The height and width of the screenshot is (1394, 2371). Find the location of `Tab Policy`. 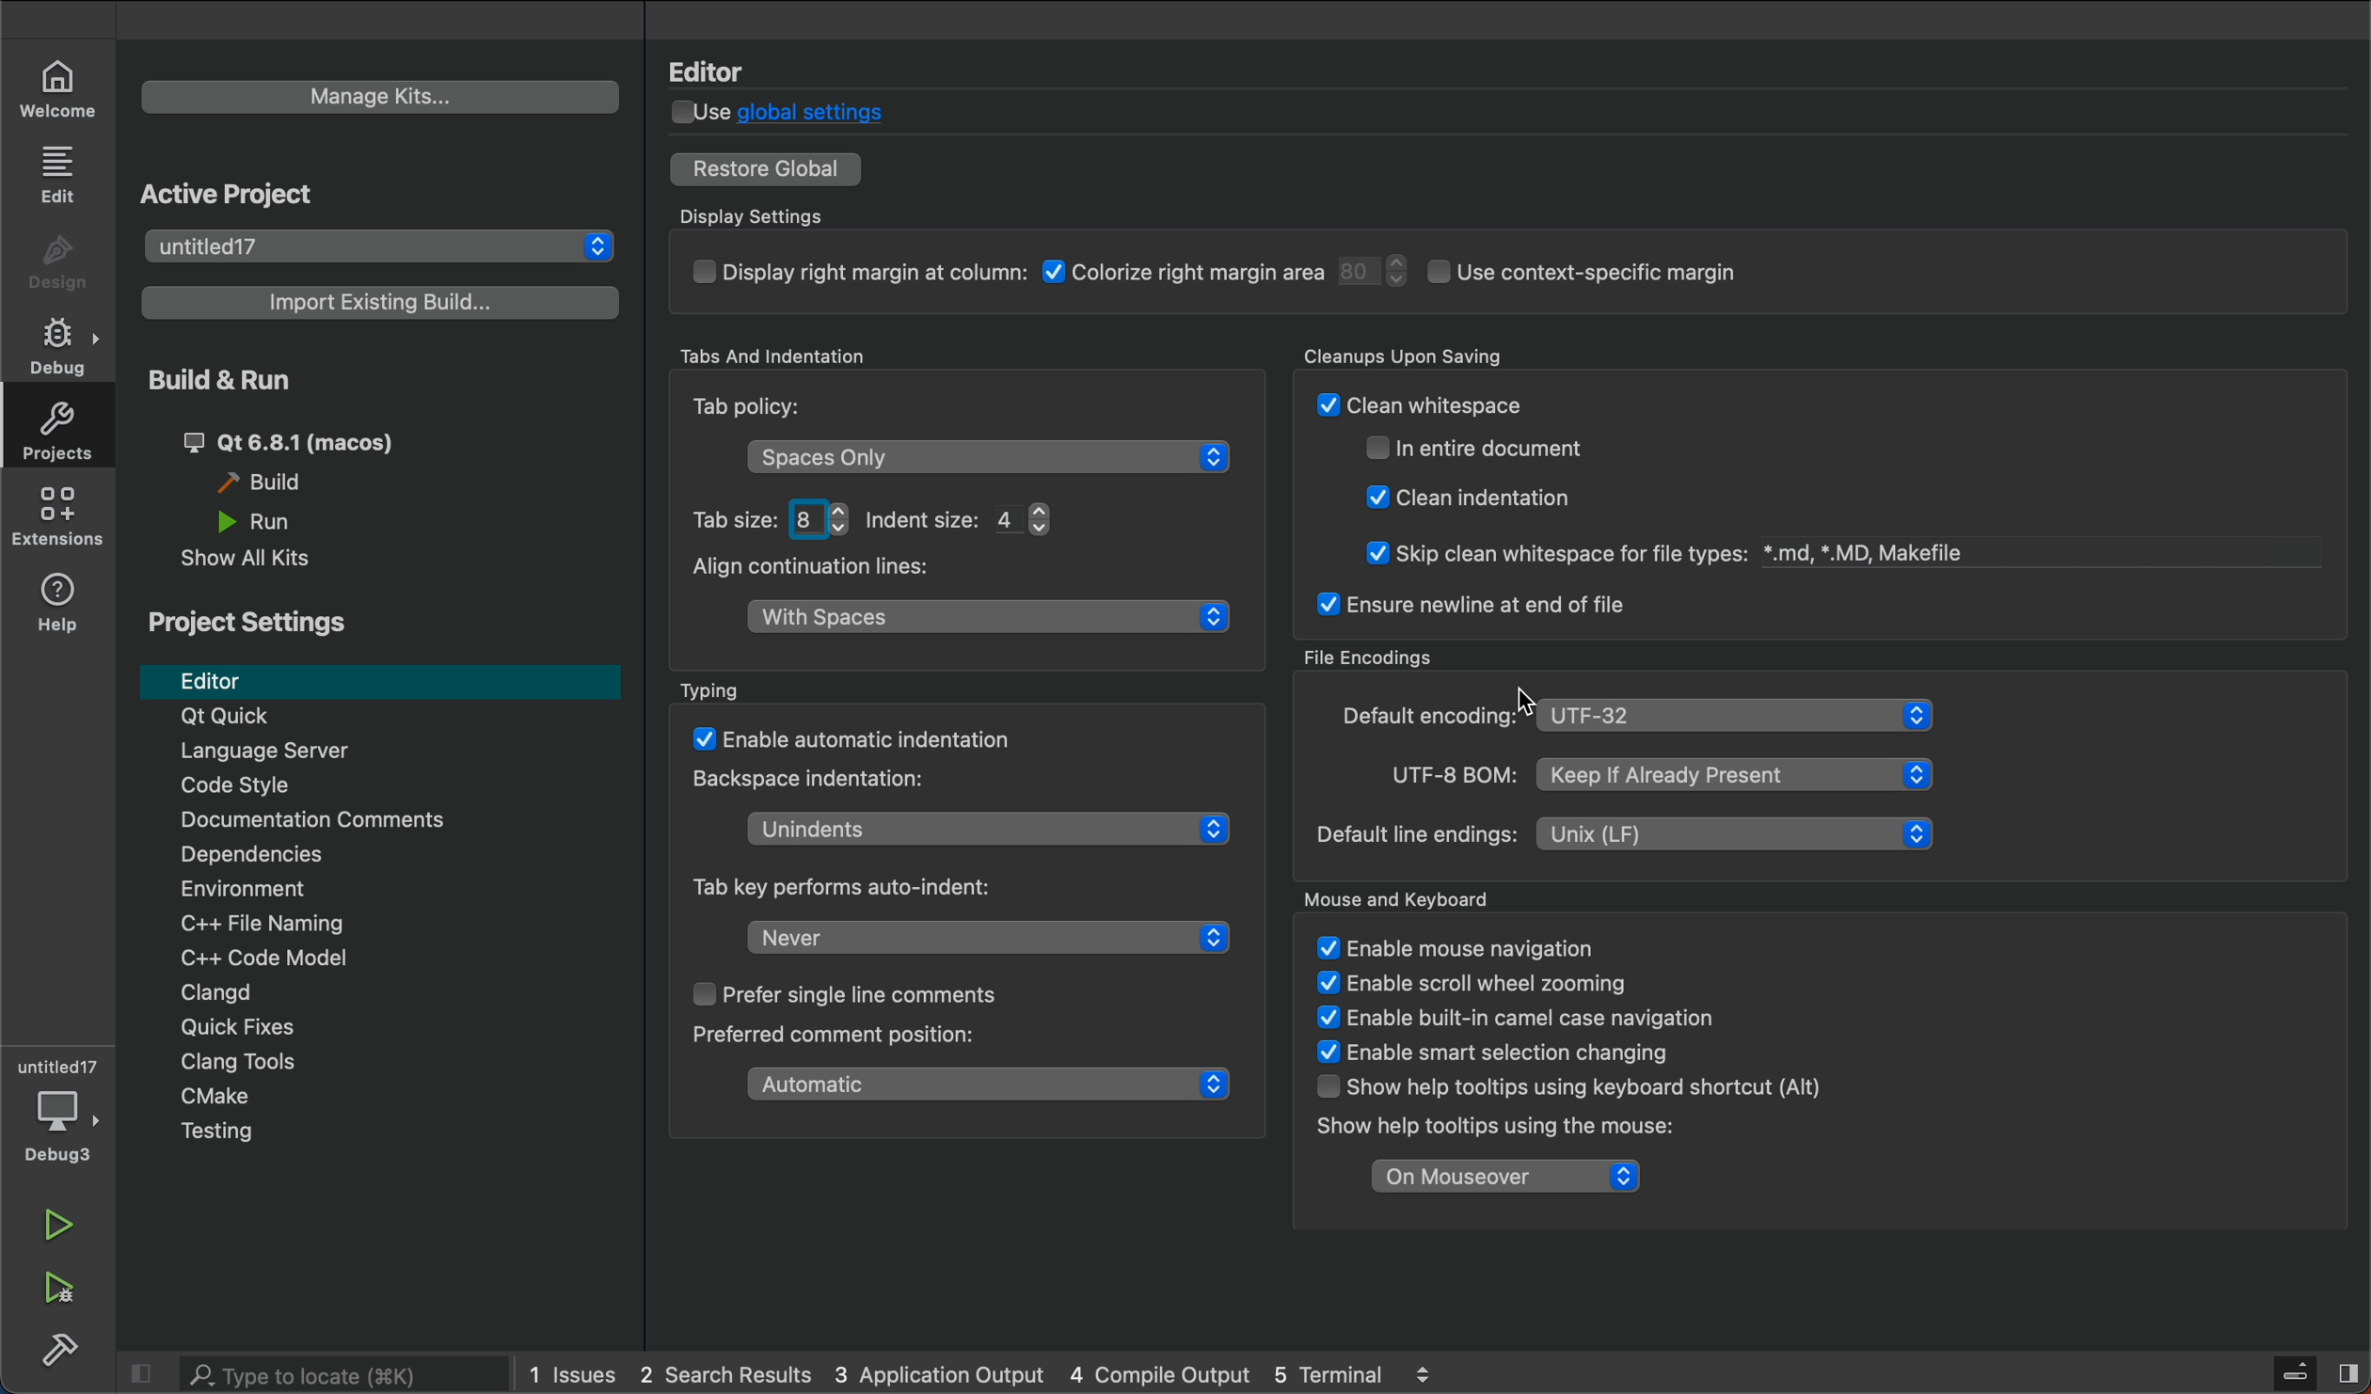

Tab Policy is located at coordinates (756, 410).